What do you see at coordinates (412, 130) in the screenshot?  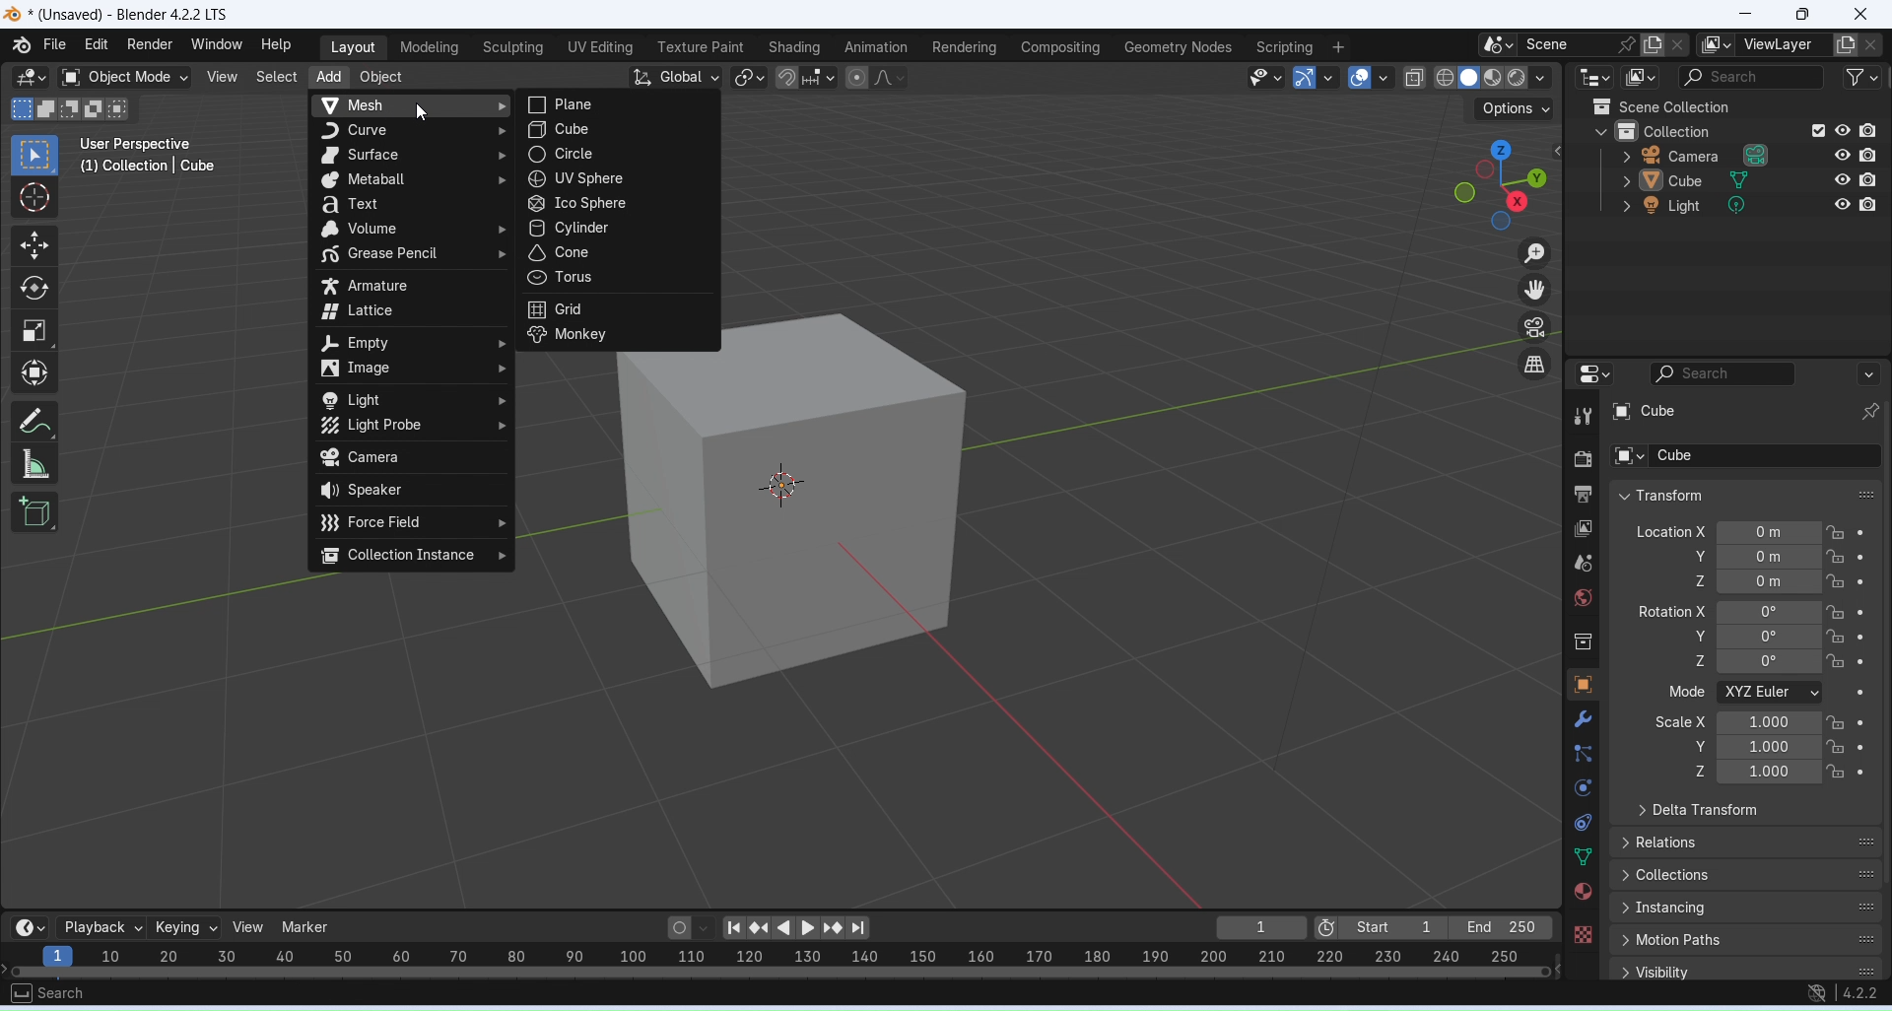 I see `curve` at bounding box center [412, 130].